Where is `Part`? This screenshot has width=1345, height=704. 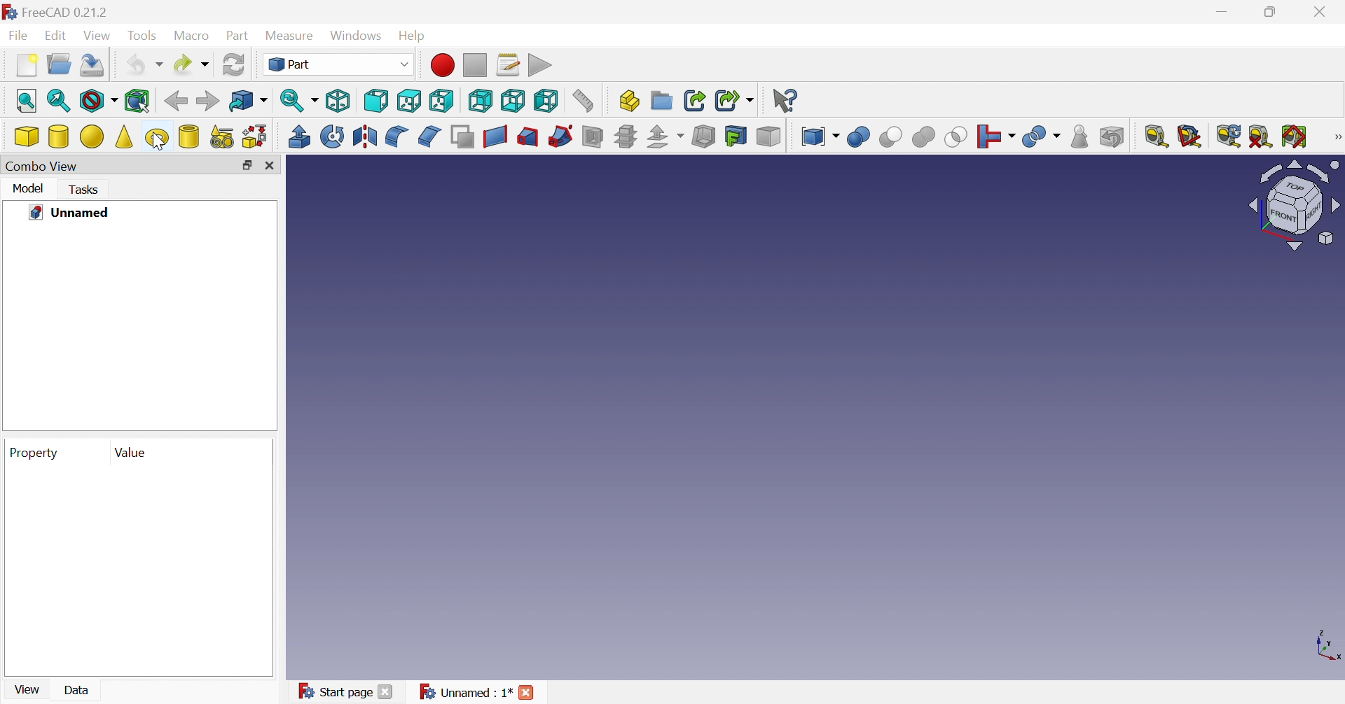 Part is located at coordinates (338, 65).